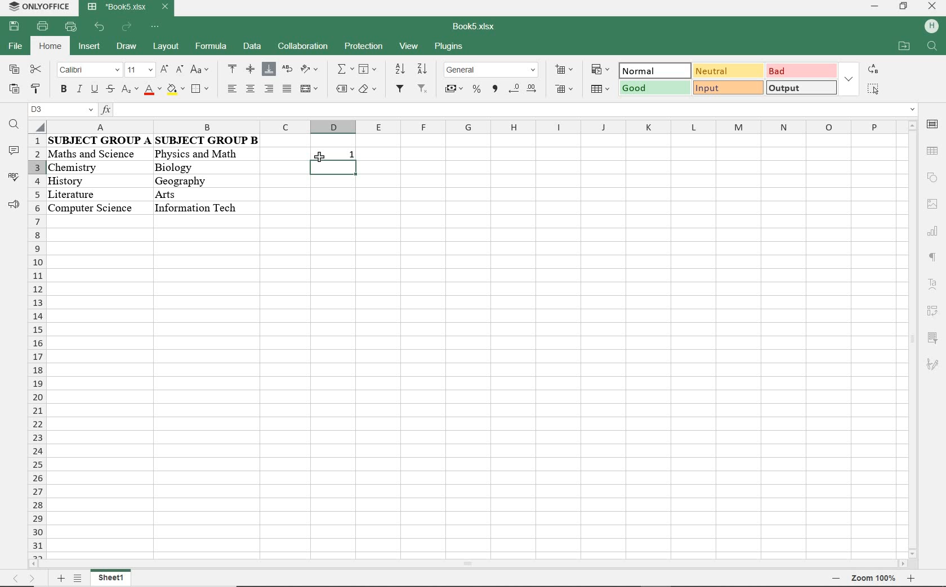  I want to click on named ranges, so click(344, 89).